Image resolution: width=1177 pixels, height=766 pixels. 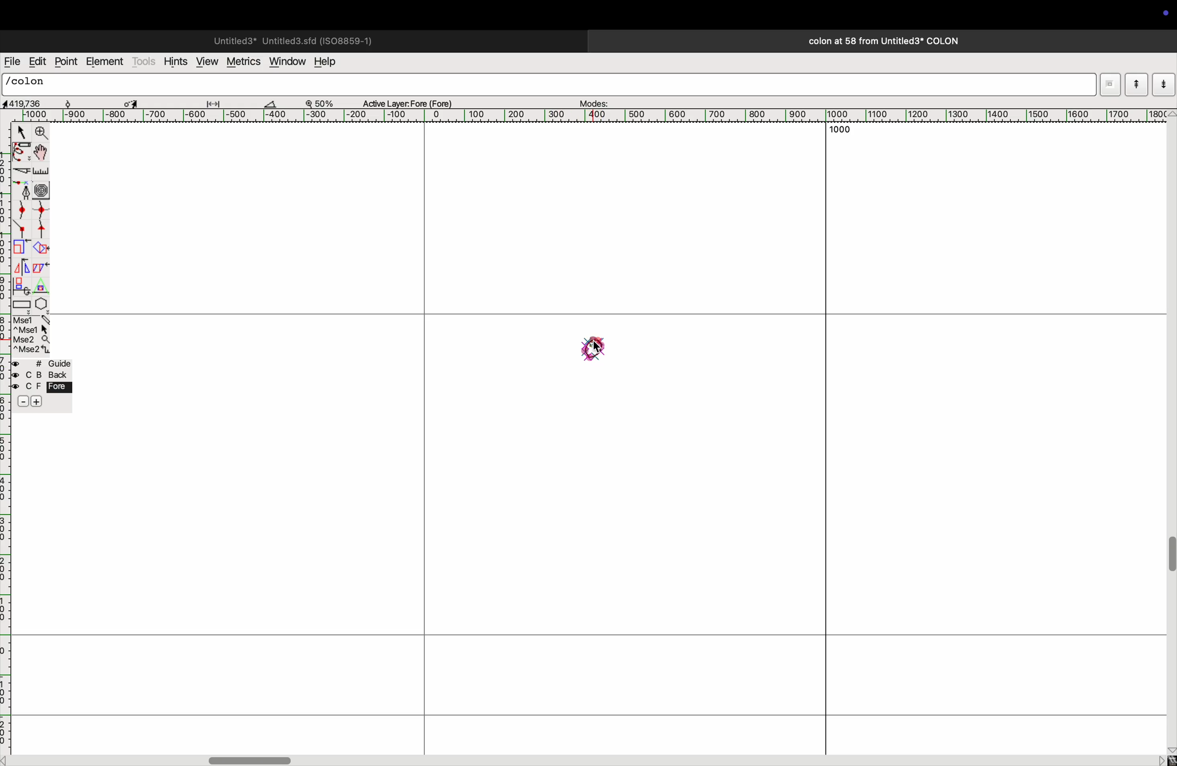 I want to click on spline, so click(x=33, y=219).